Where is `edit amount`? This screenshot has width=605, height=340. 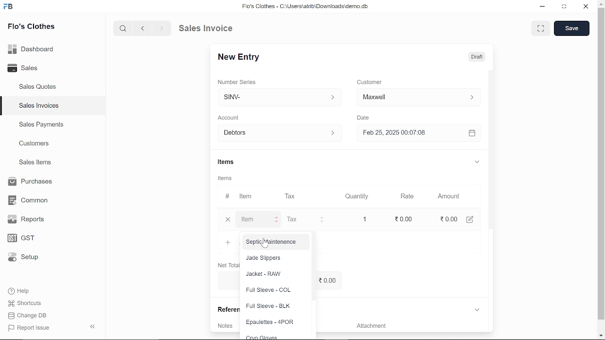
edit amount is located at coordinates (474, 219).